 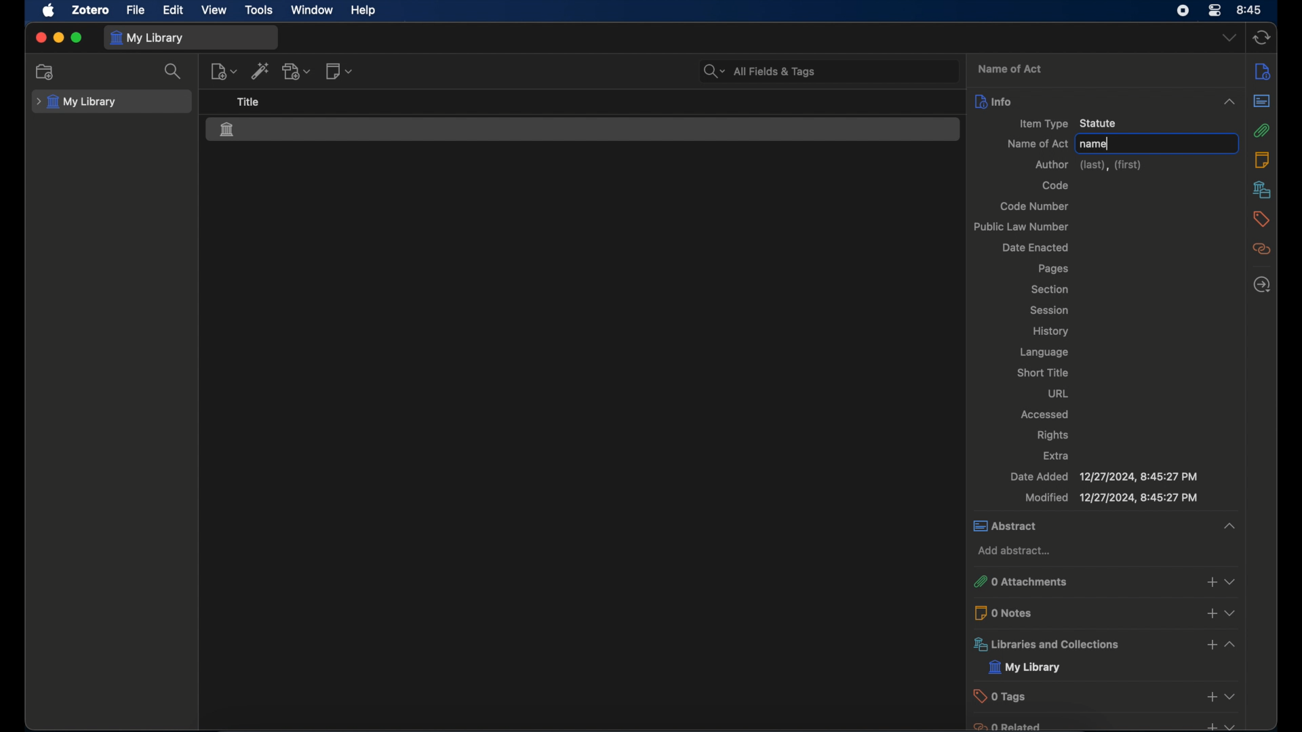 I want to click on search dropdown, so click(x=715, y=70).